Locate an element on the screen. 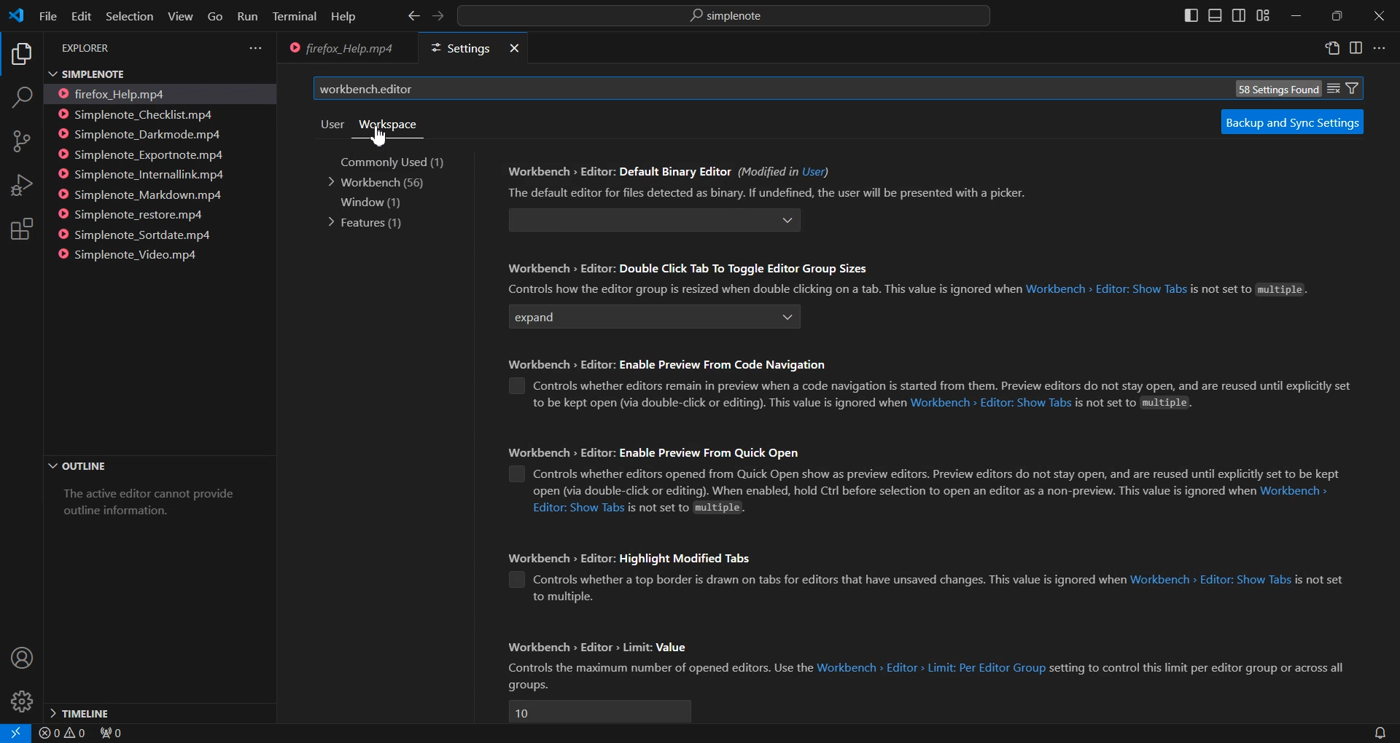 This screenshot has height=743, width=1400. Go forward is located at coordinates (437, 17).